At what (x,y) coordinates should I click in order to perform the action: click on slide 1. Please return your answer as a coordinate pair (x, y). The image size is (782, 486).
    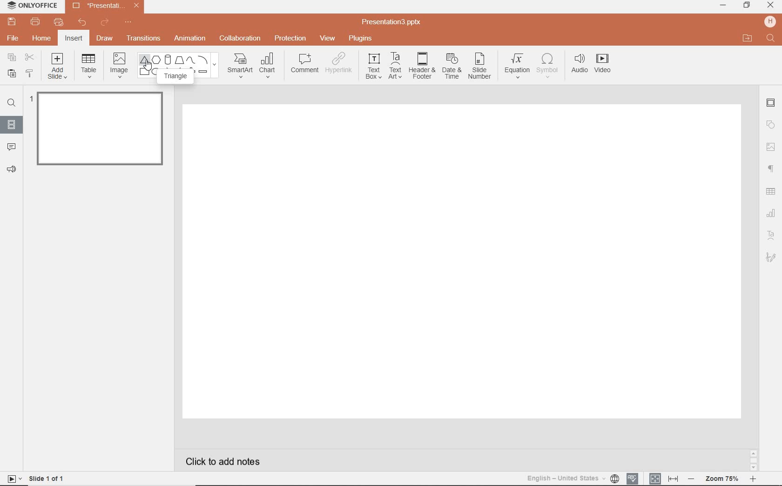
    Looking at the image, I should click on (103, 130).